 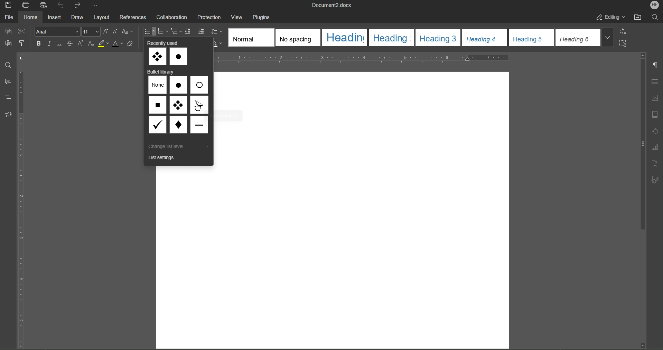 I want to click on Signature, so click(x=654, y=179).